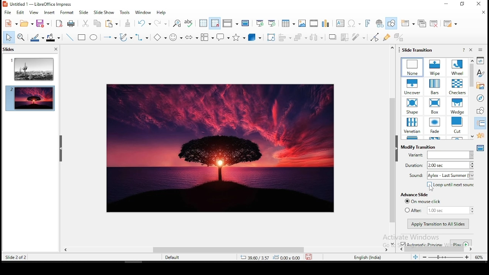  Describe the element at coordinates (207, 37) in the screenshot. I see `flowchart` at that location.